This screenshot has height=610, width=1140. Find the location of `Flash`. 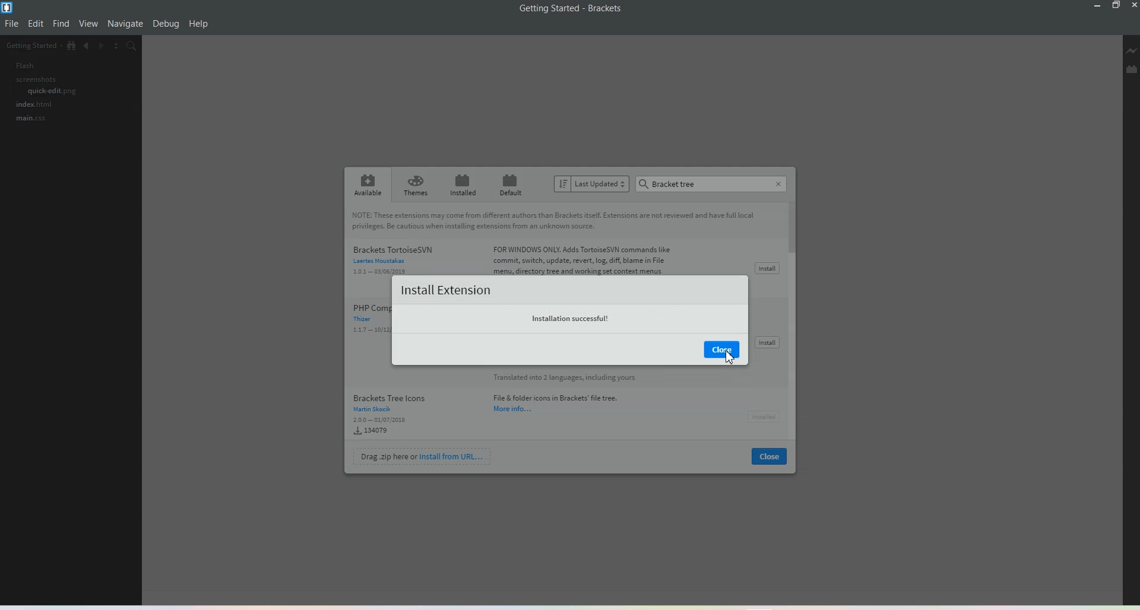

Flash is located at coordinates (18, 65).